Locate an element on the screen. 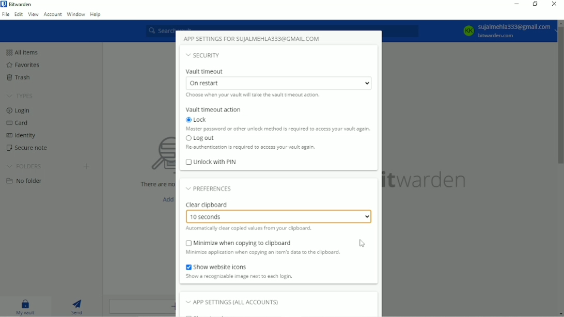 The width and height of the screenshot is (564, 317). TYPES is located at coordinates (24, 97).